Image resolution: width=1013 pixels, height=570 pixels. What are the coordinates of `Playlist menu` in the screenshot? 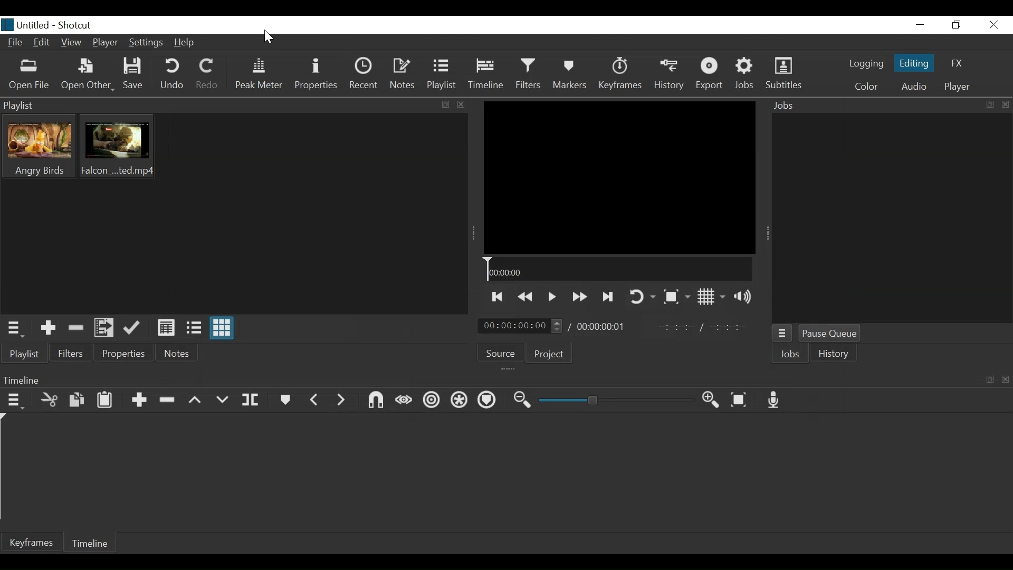 It's located at (29, 354).